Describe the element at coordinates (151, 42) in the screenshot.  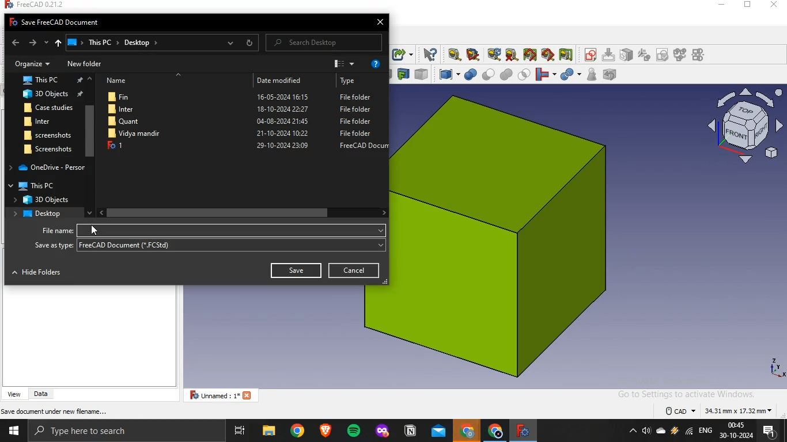
I see `ThisPC > Desktop »` at that location.